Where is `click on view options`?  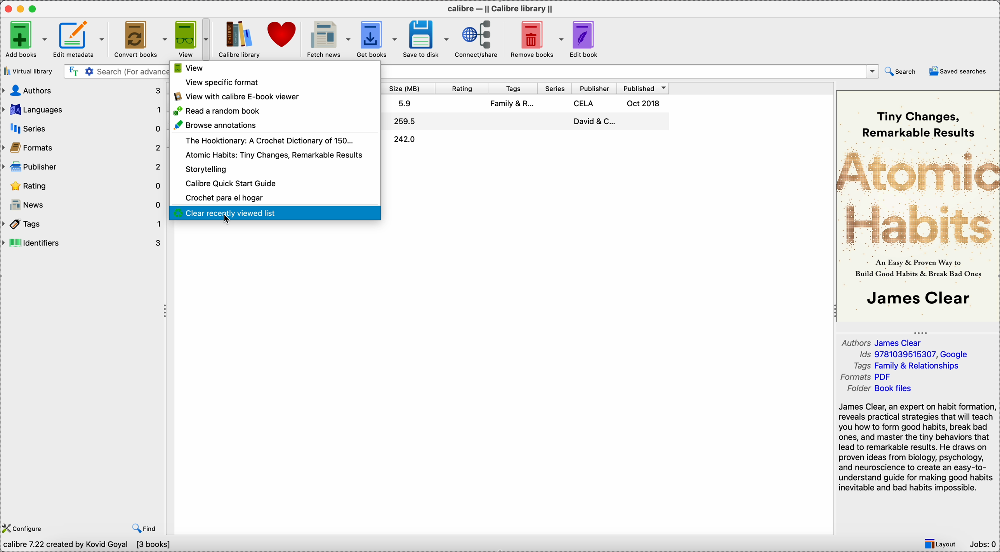
click on view options is located at coordinates (192, 38).